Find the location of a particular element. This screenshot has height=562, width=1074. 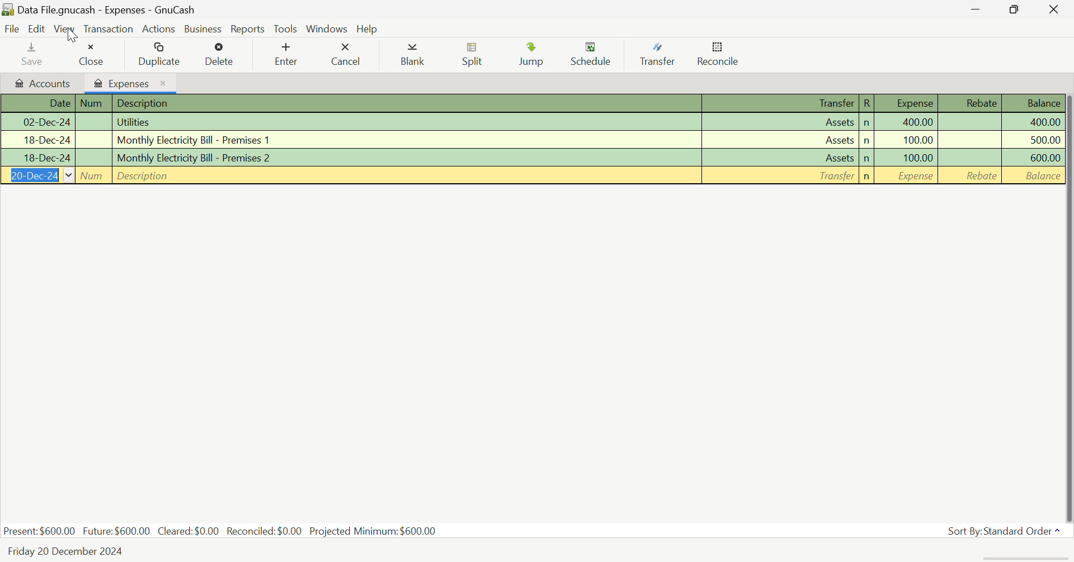

Help is located at coordinates (367, 28).